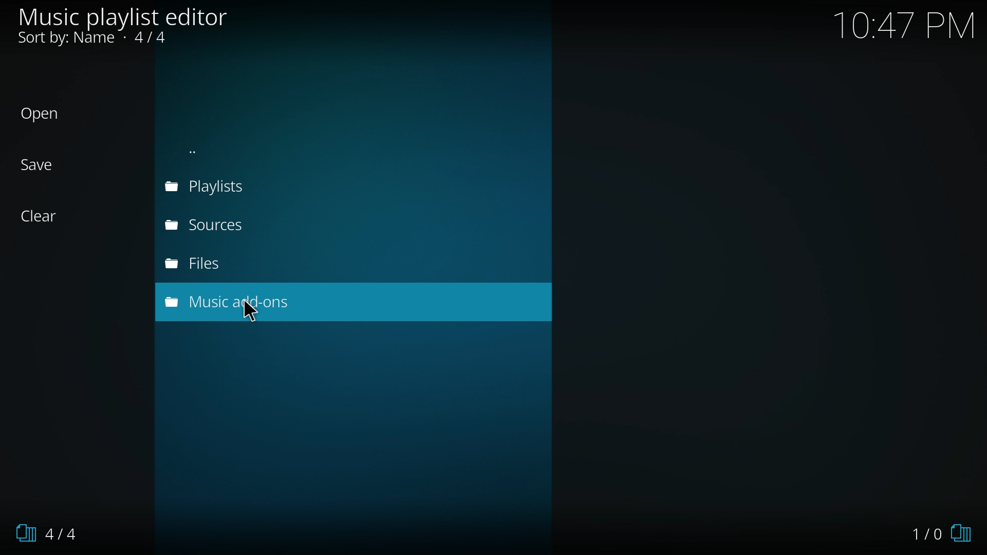  What do you see at coordinates (211, 263) in the screenshot?
I see `files` at bounding box center [211, 263].